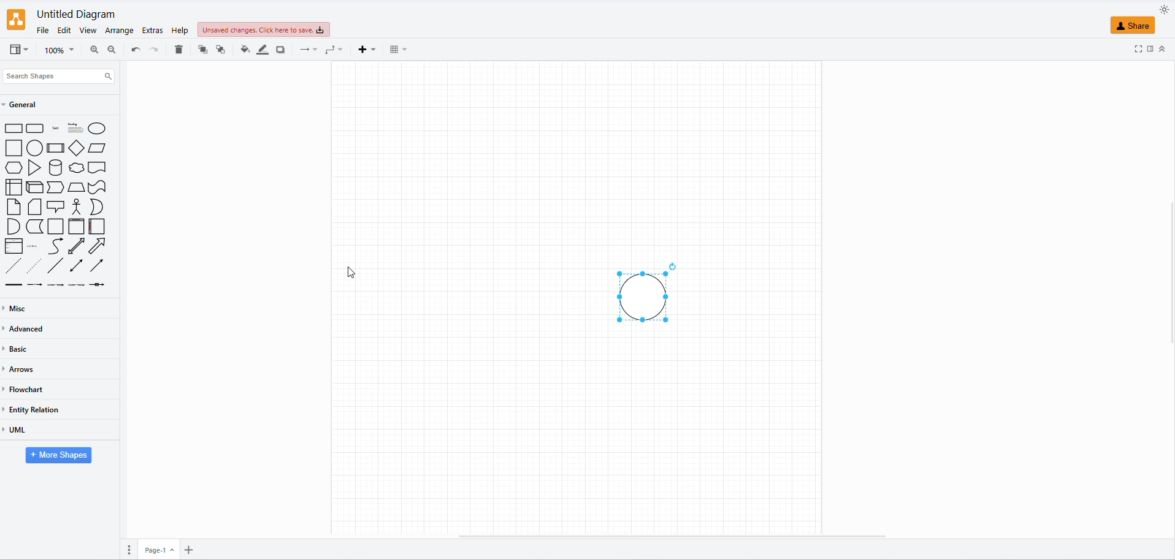 This screenshot has height=560, width=1175. Describe the element at coordinates (77, 14) in the screenshot. I see `FILE NAME` at that location.